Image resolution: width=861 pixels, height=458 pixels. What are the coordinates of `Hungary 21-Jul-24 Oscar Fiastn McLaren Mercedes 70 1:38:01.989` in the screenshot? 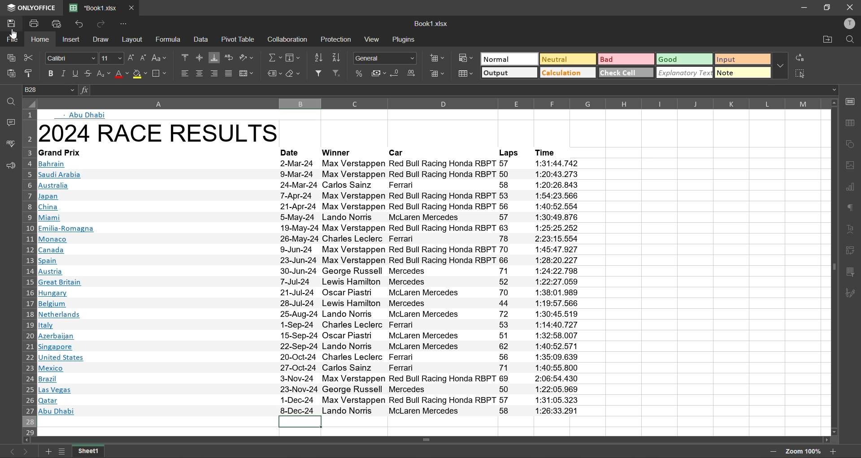 It's located at (310, 293).